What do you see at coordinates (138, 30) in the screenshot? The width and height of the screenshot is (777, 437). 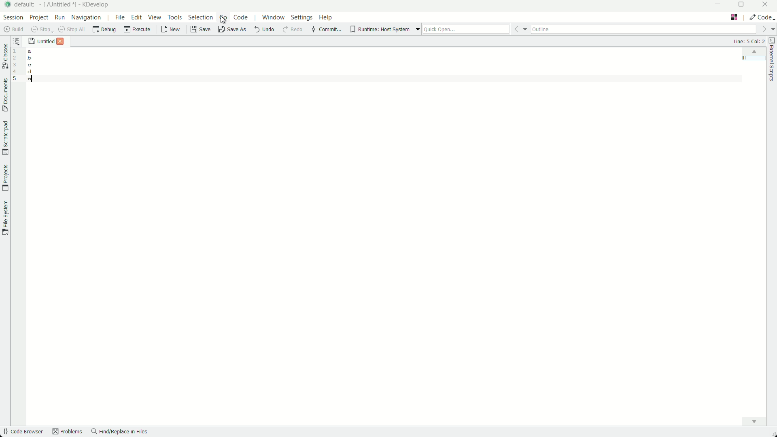 I see `execute` at bounding box center [138, 30].